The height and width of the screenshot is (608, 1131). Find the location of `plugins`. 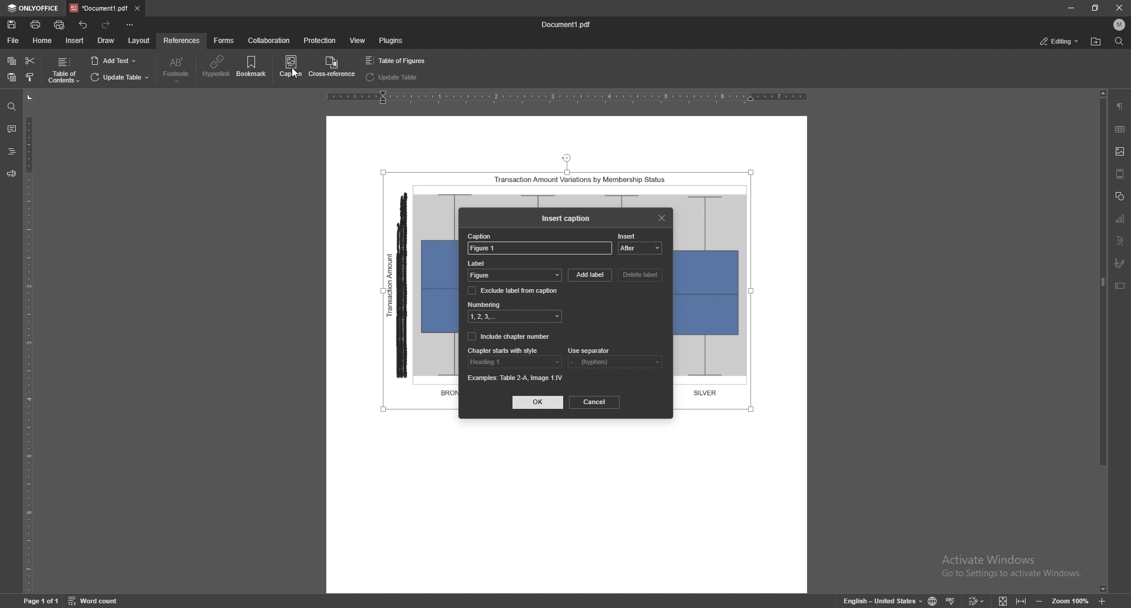

plugins is located at coordinates (390, 41).